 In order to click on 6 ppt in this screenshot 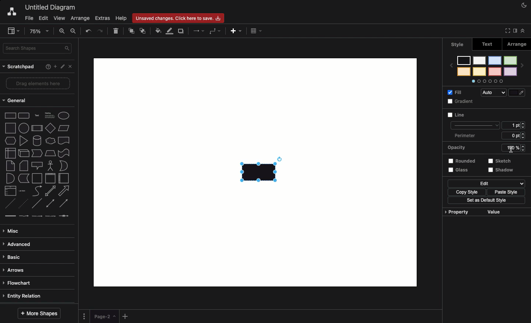, I will do `click(516, 136)`.